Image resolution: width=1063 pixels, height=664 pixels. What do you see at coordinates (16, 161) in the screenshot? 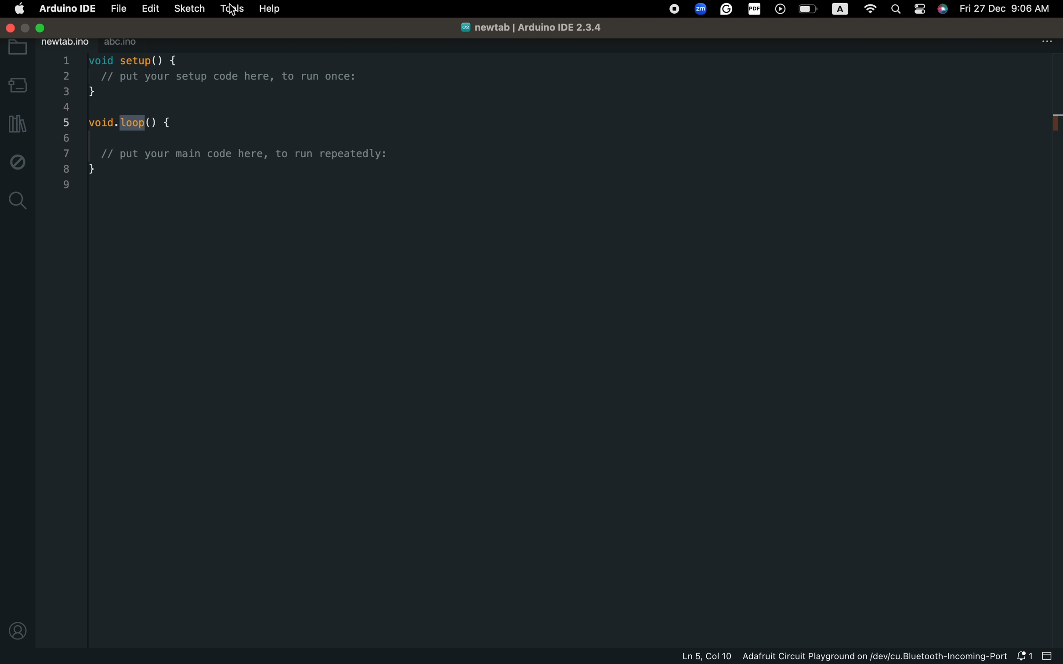
I see `debug` at bounding box center [16, 161].